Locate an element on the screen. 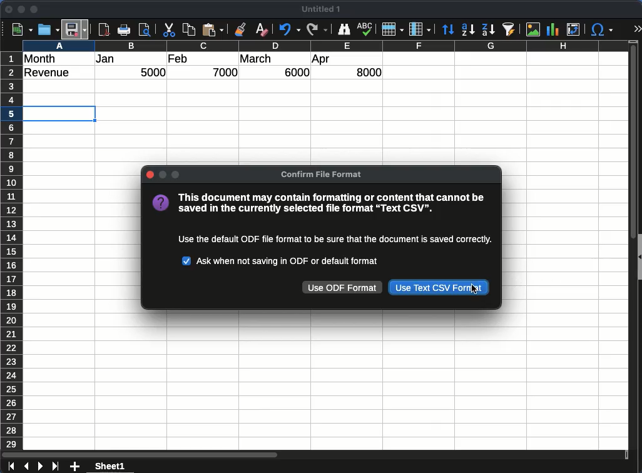 This screenshot has height=473, width=642. apr is located at coordinates (322, 60).